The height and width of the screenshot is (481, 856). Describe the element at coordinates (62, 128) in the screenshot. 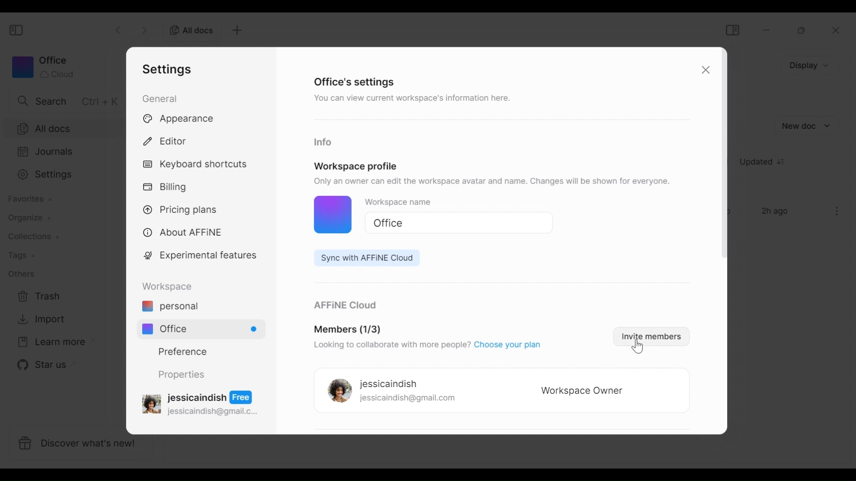

I see `All documents` at that location.